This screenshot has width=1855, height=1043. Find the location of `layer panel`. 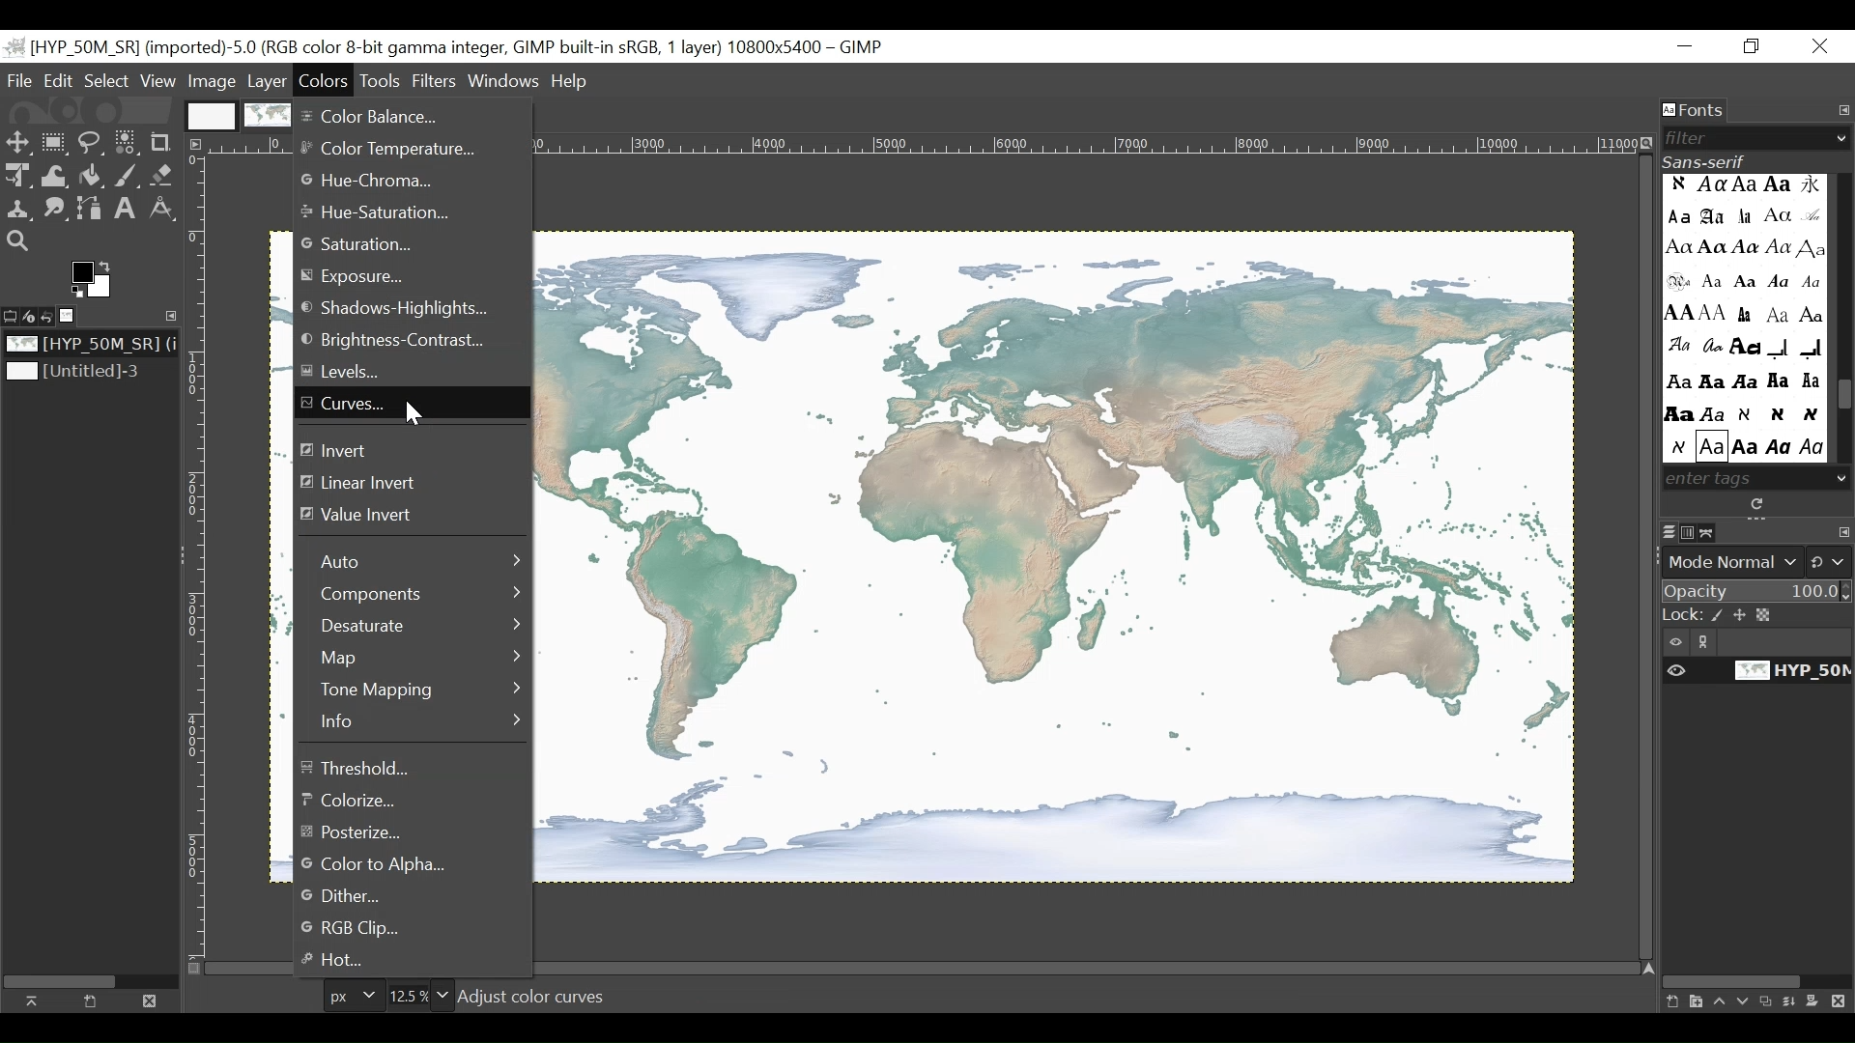

layer panel is located at coordinates (1752, 996).